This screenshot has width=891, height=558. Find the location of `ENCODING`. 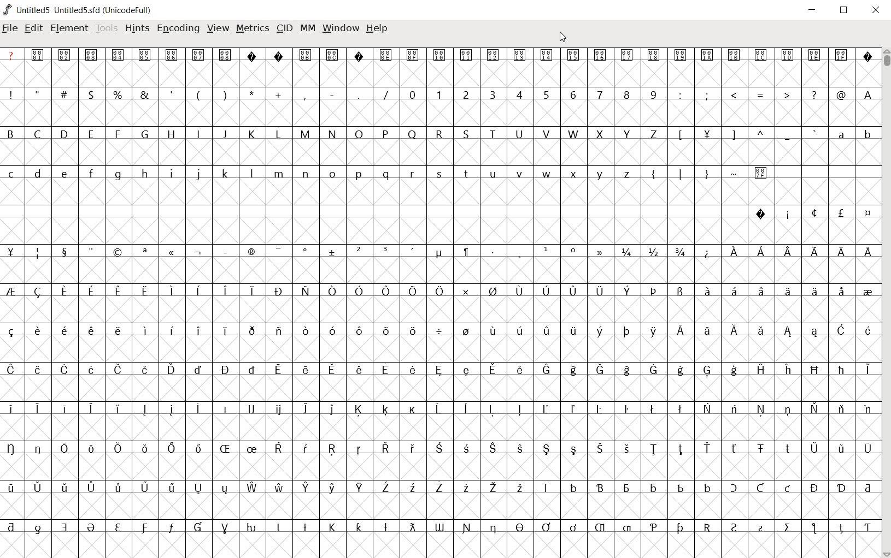

ENCODING is located at coordinates (177, 29).